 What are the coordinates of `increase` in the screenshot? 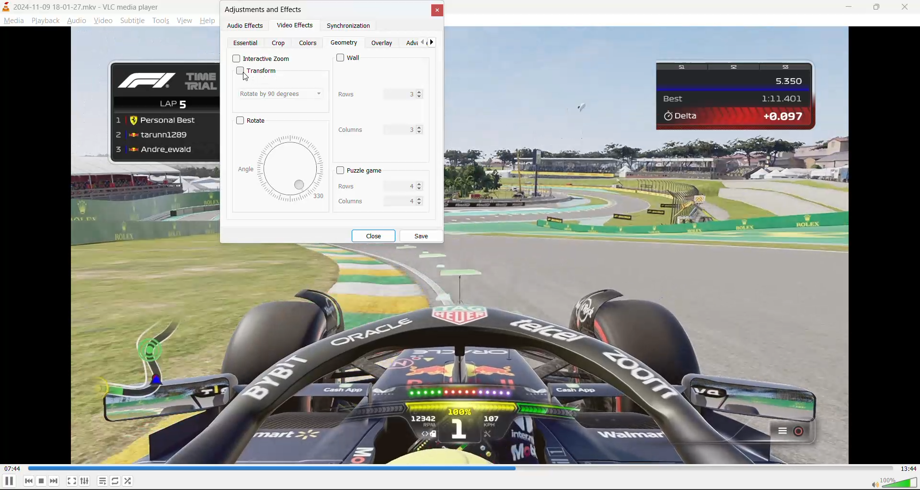 It's located at (419, 128).